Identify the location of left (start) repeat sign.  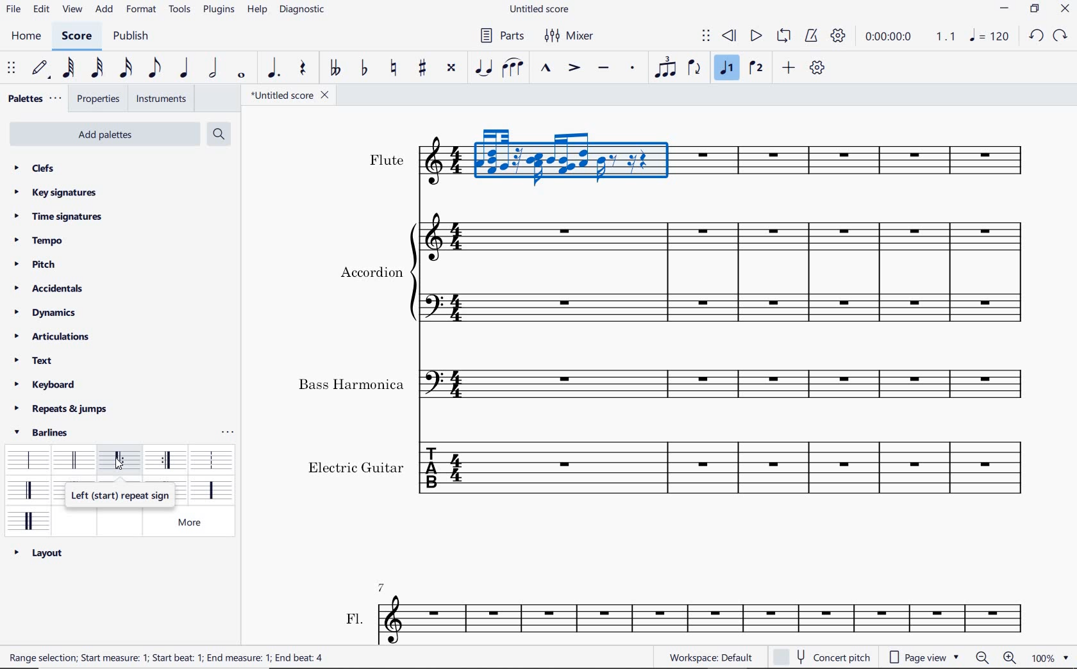
(121, 461).